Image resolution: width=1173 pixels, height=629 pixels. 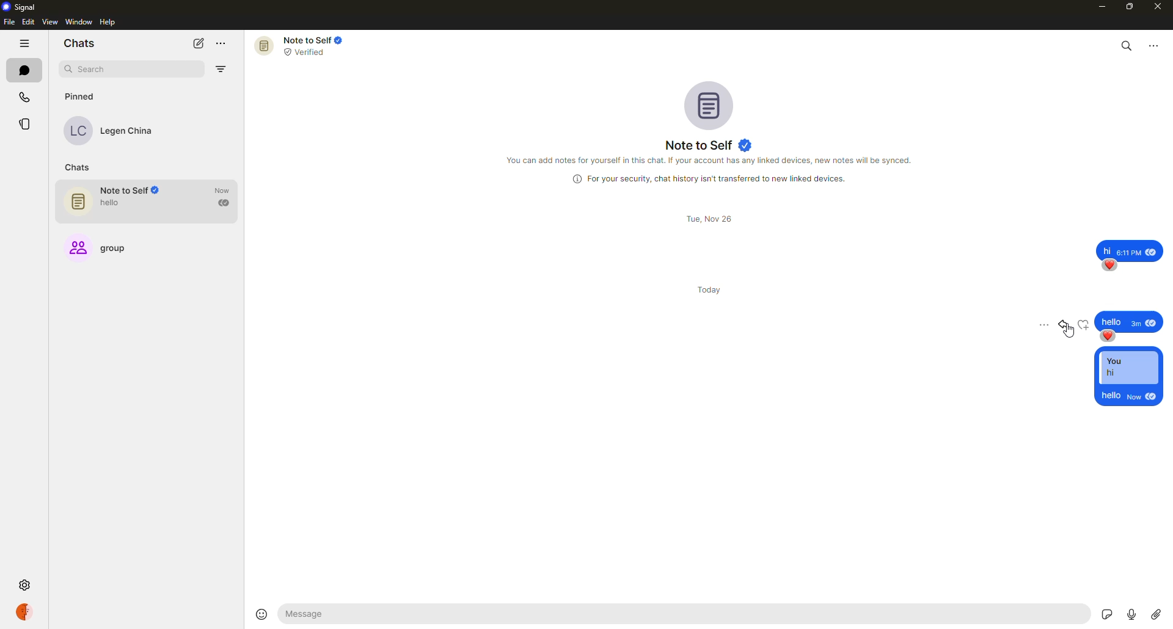 I want to click on record, so click(x=1128, y=613).